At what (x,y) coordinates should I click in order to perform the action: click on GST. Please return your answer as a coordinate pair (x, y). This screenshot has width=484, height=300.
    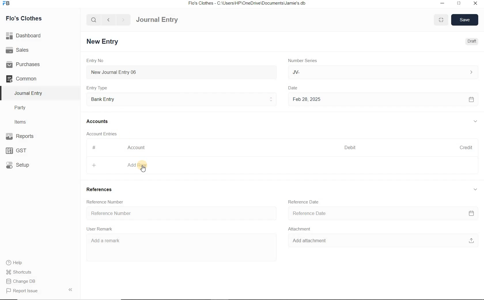
    Looking at the image, I should click on (19, 150).